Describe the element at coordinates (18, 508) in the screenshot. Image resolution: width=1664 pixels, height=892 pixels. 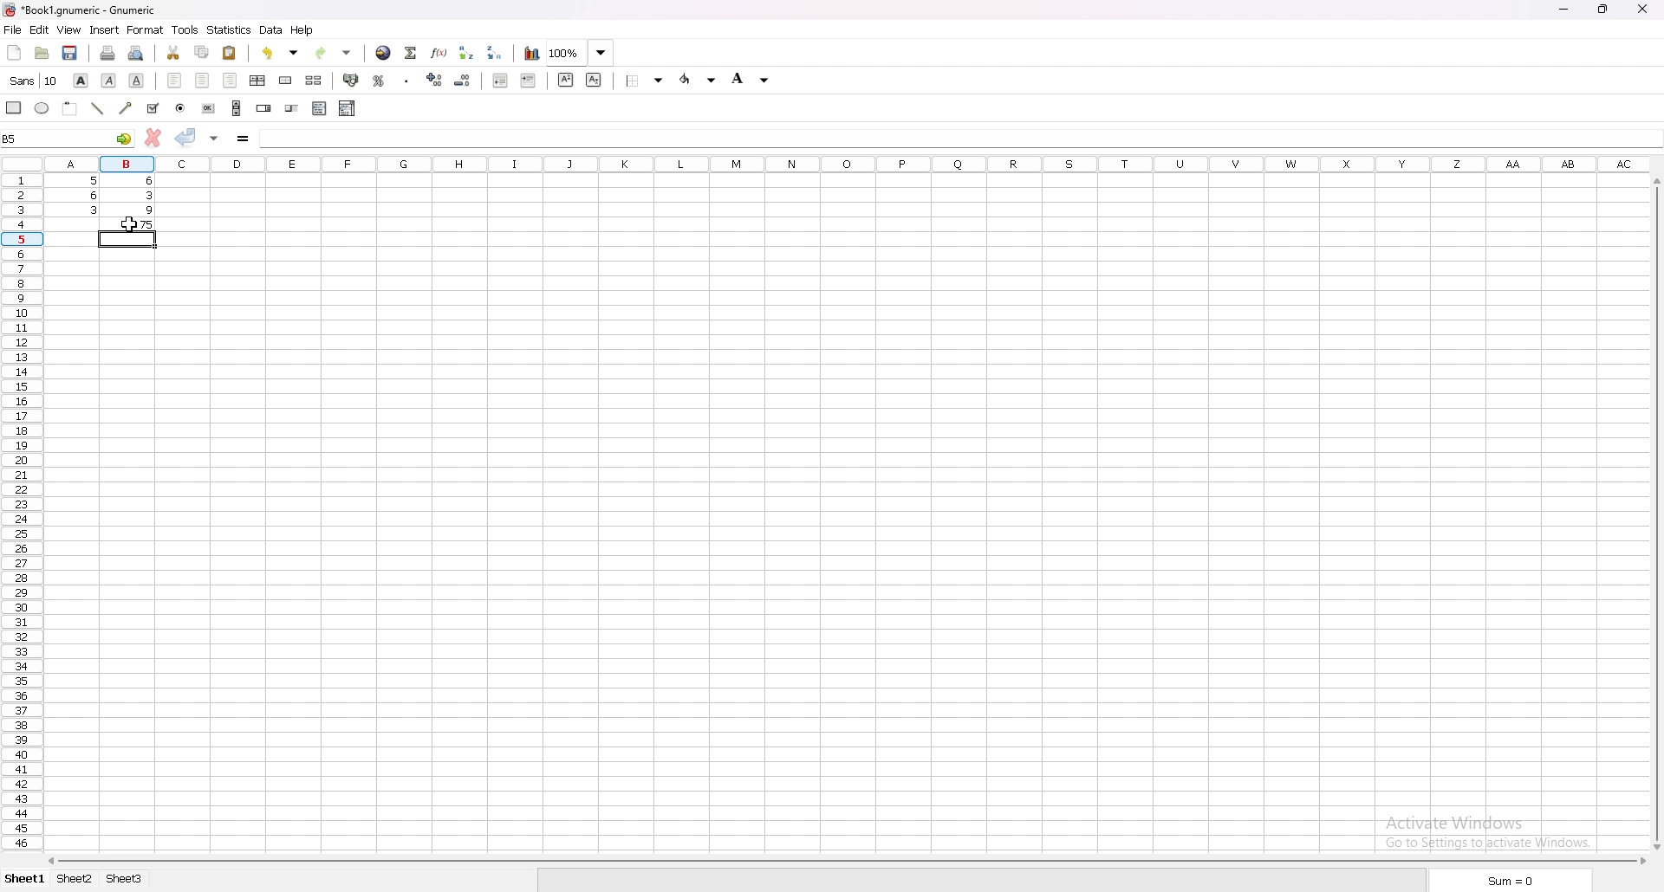
I see `row` at that location.